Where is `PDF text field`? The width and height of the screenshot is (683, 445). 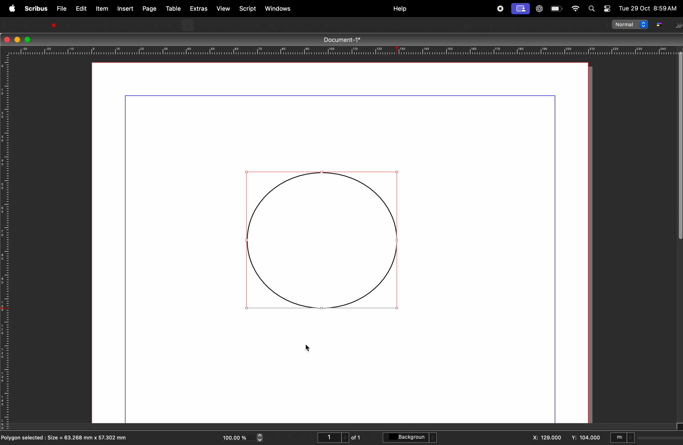
PDF text field is located at coordinates (542, 25).